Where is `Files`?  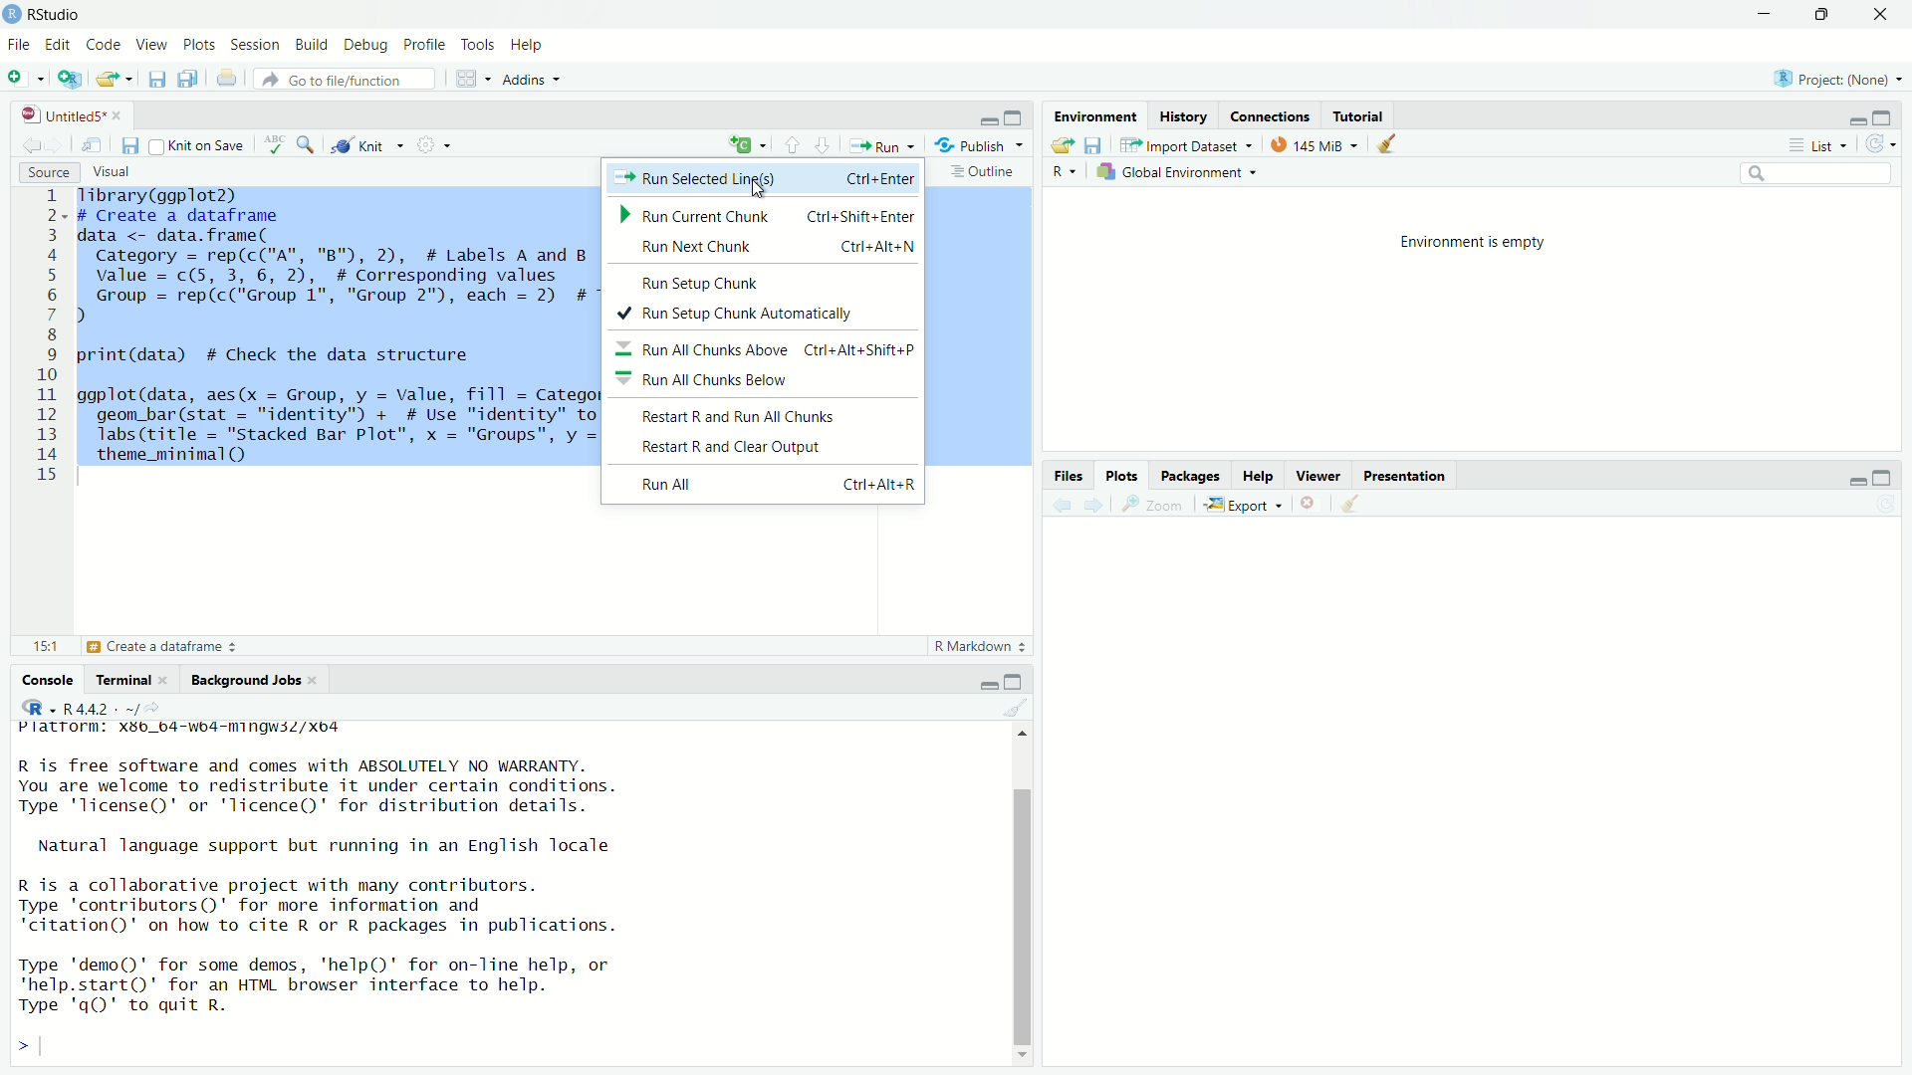 Files is located at coordinates (1069, 473).